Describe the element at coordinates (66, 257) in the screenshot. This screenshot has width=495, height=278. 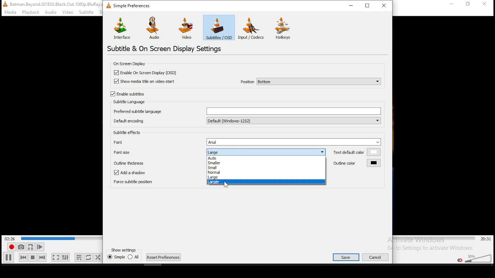
I see `show extended settings` at that location.